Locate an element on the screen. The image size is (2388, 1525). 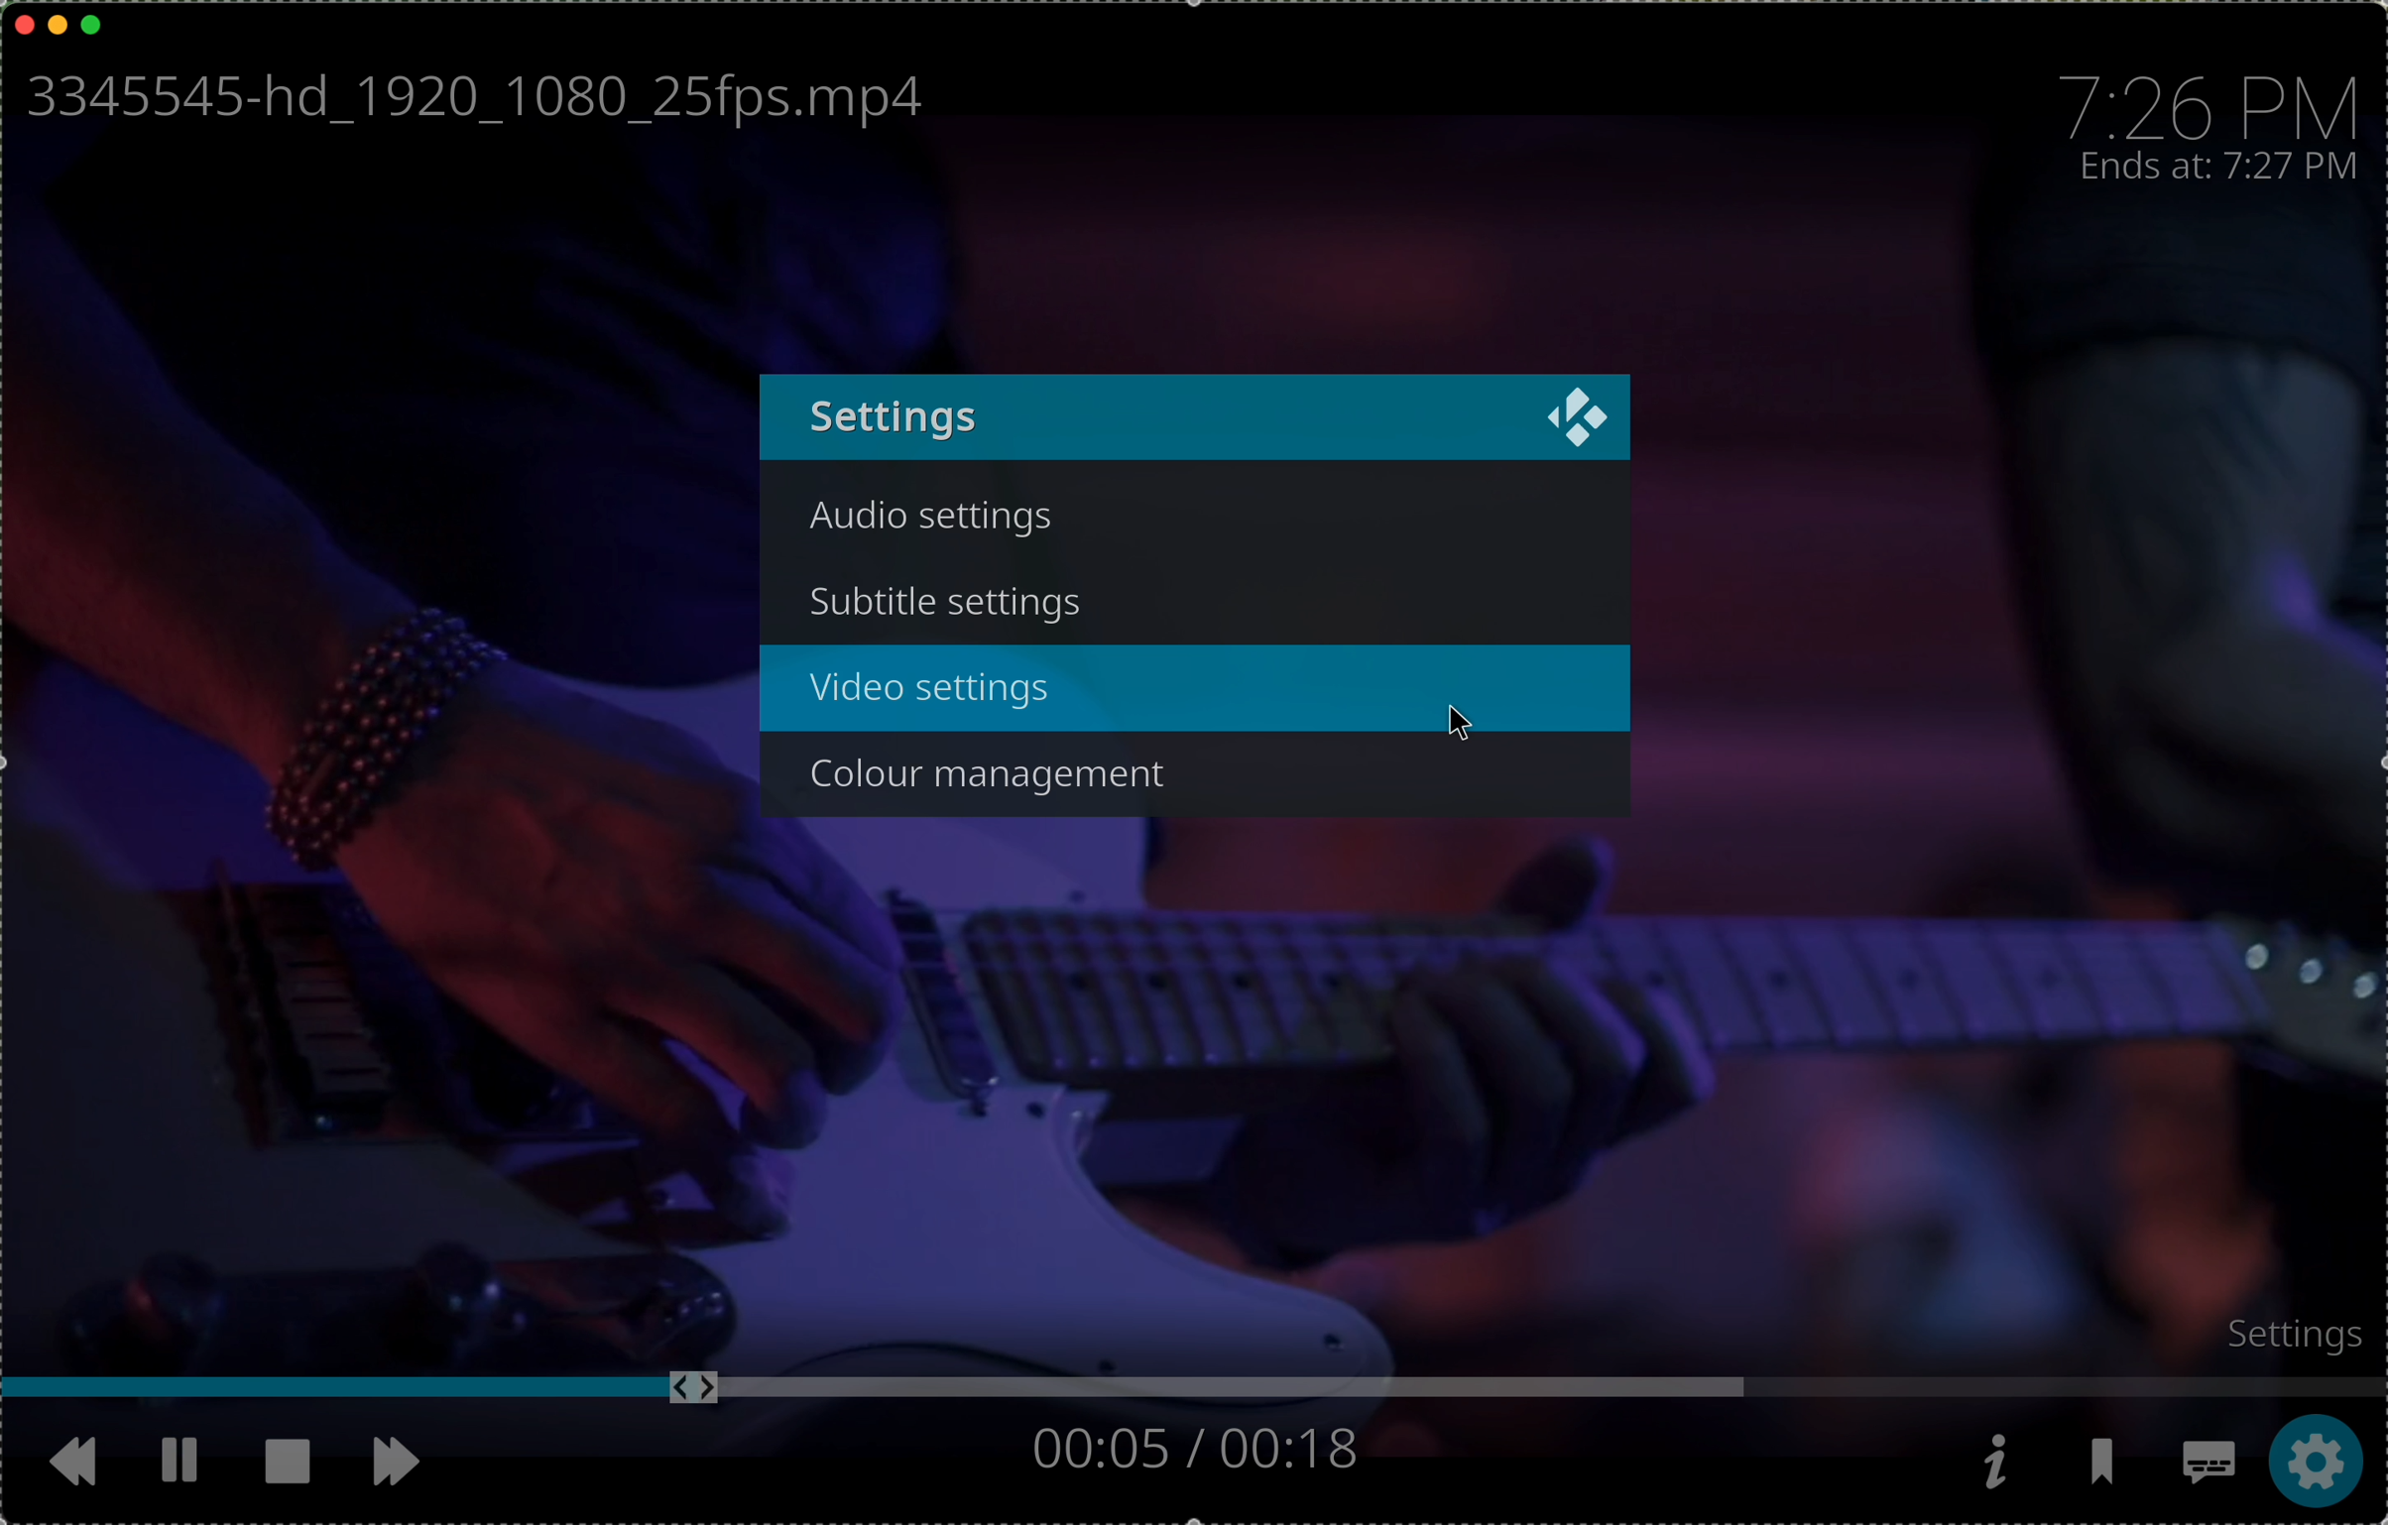
maximise is located at coordinates (93, 24).